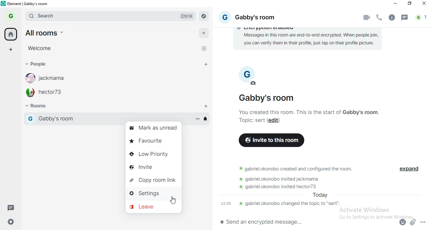 This screenshot has height=230, width=432. Describe the element at coordinates (153, 154) in the screenshot. I see `low priority` at that location.